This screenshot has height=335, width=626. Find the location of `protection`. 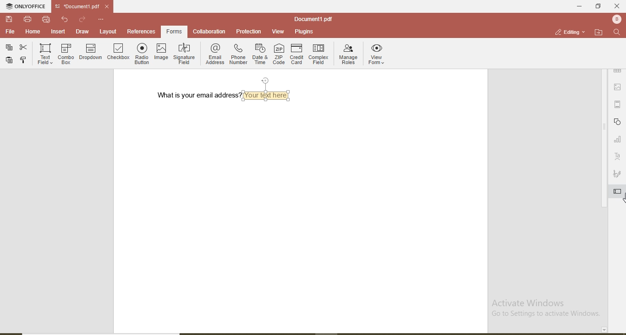

protection is located at coordinates (248, 32).